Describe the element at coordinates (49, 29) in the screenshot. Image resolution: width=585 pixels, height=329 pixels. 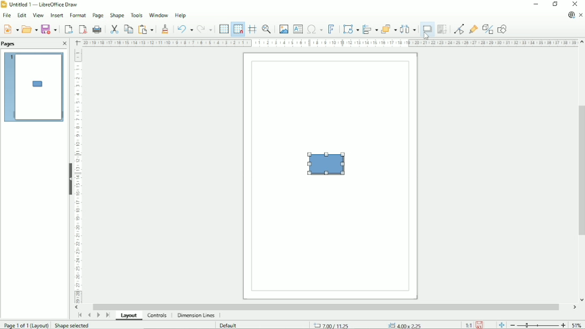
I see `Save` at that location.